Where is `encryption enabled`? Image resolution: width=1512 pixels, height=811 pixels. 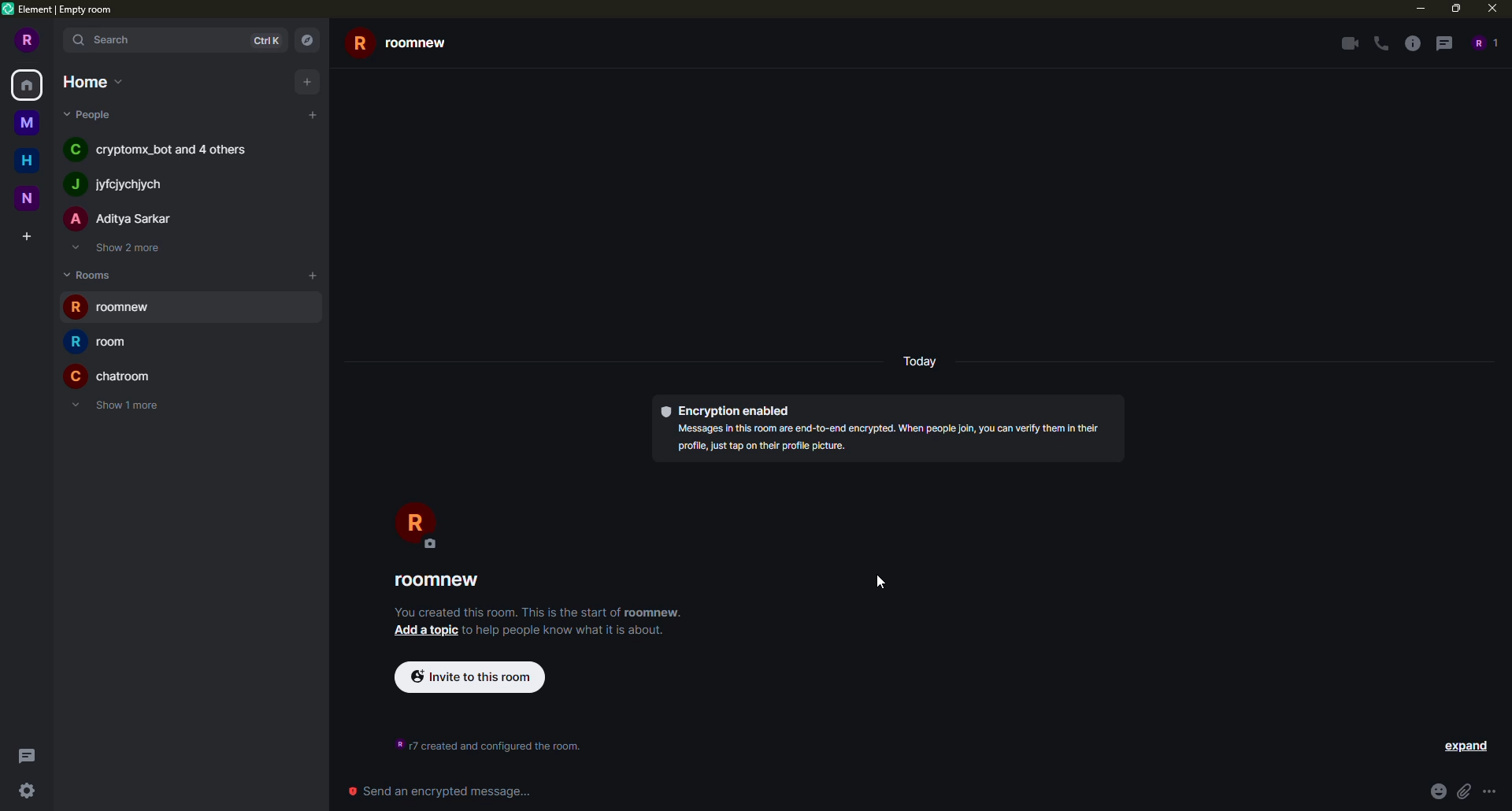
encryption enabled is located at coordinates (725, 408).